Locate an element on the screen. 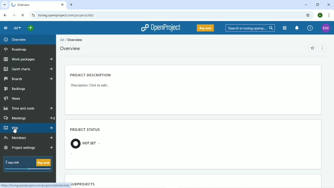 The image size is (334, 188). Roadmap is located at coordinates (16, 49).